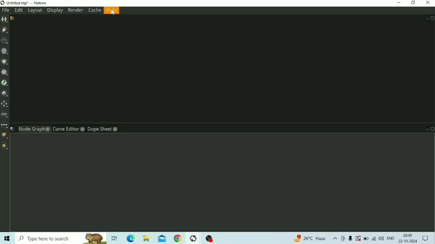 This screenshot has height=244, width=435. Describe the element at coordinates (408, 235) in the screenshot. I see `Time` at that location.